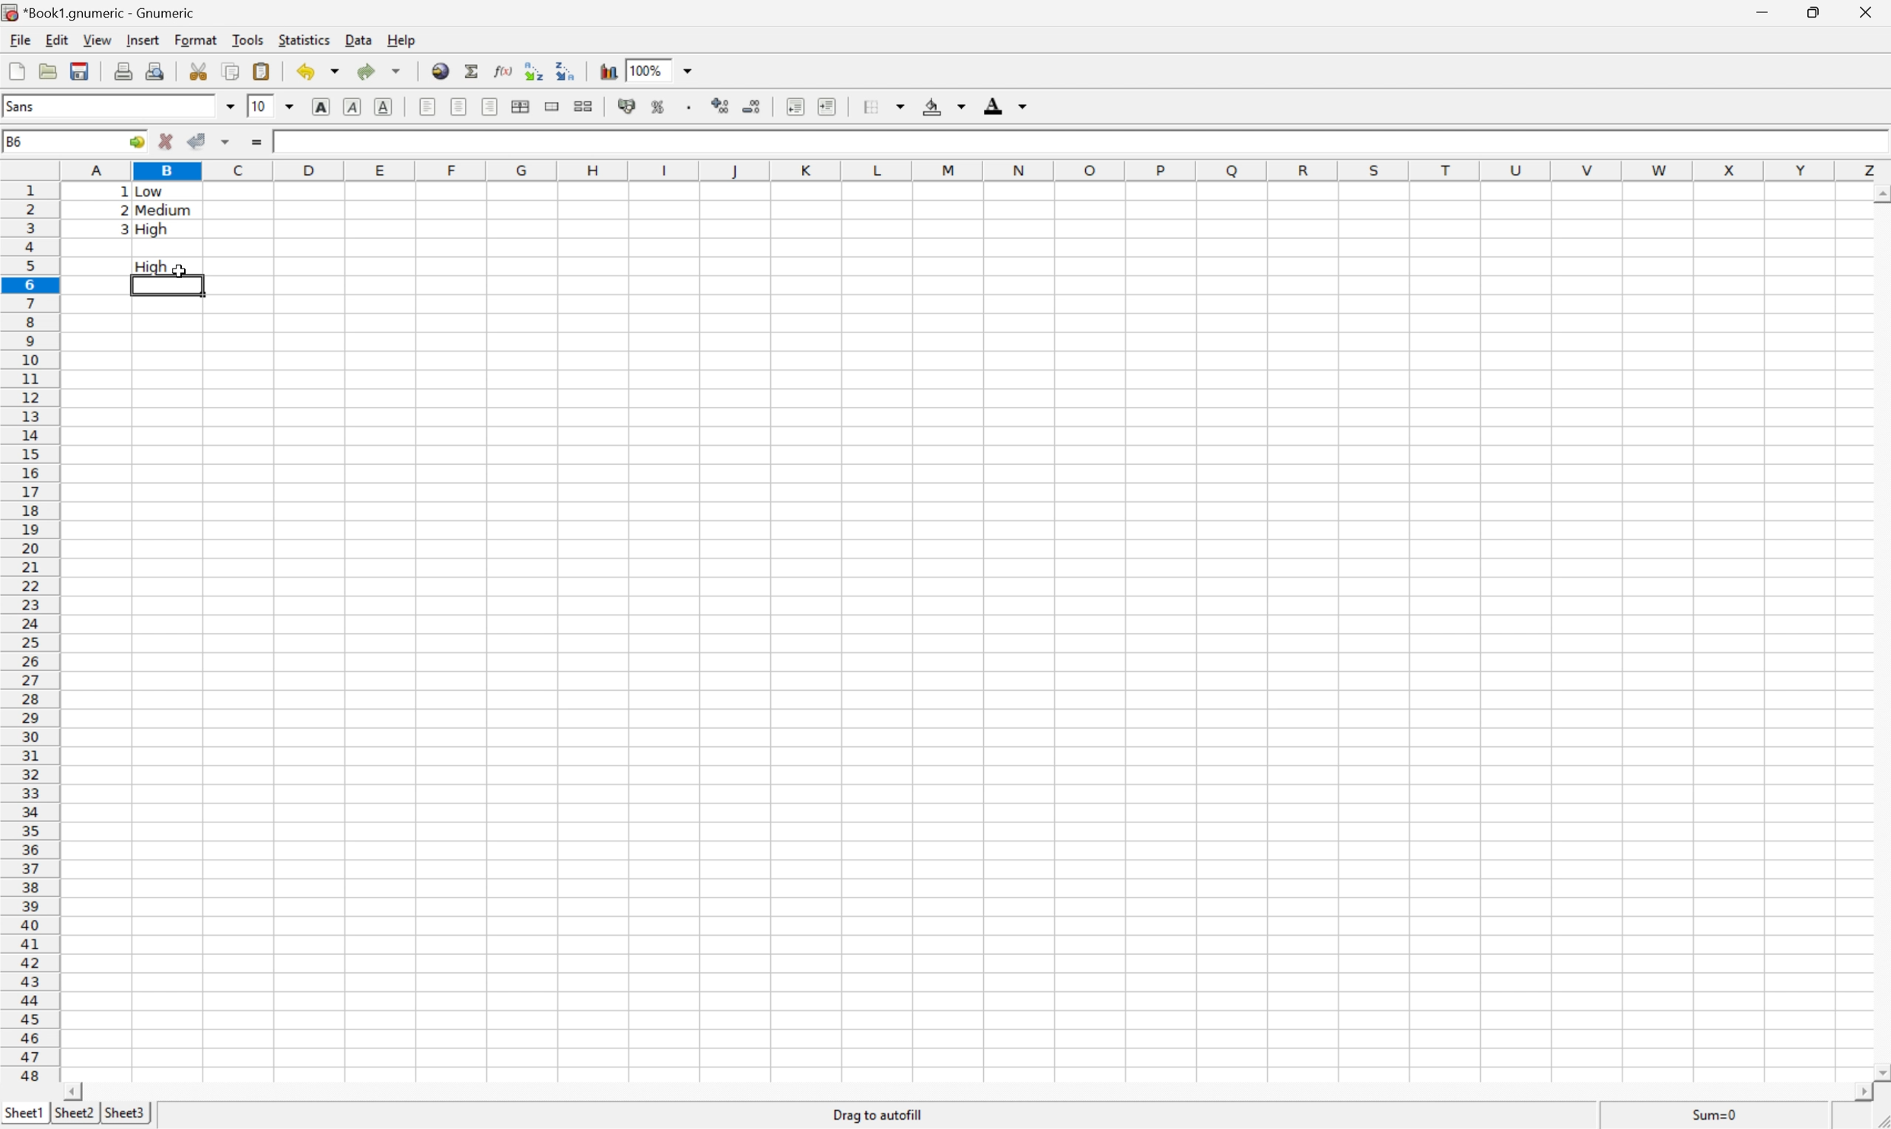 The height and width of the screenshot is (1129, 1891). I want to click on Data, so click(358, 40).